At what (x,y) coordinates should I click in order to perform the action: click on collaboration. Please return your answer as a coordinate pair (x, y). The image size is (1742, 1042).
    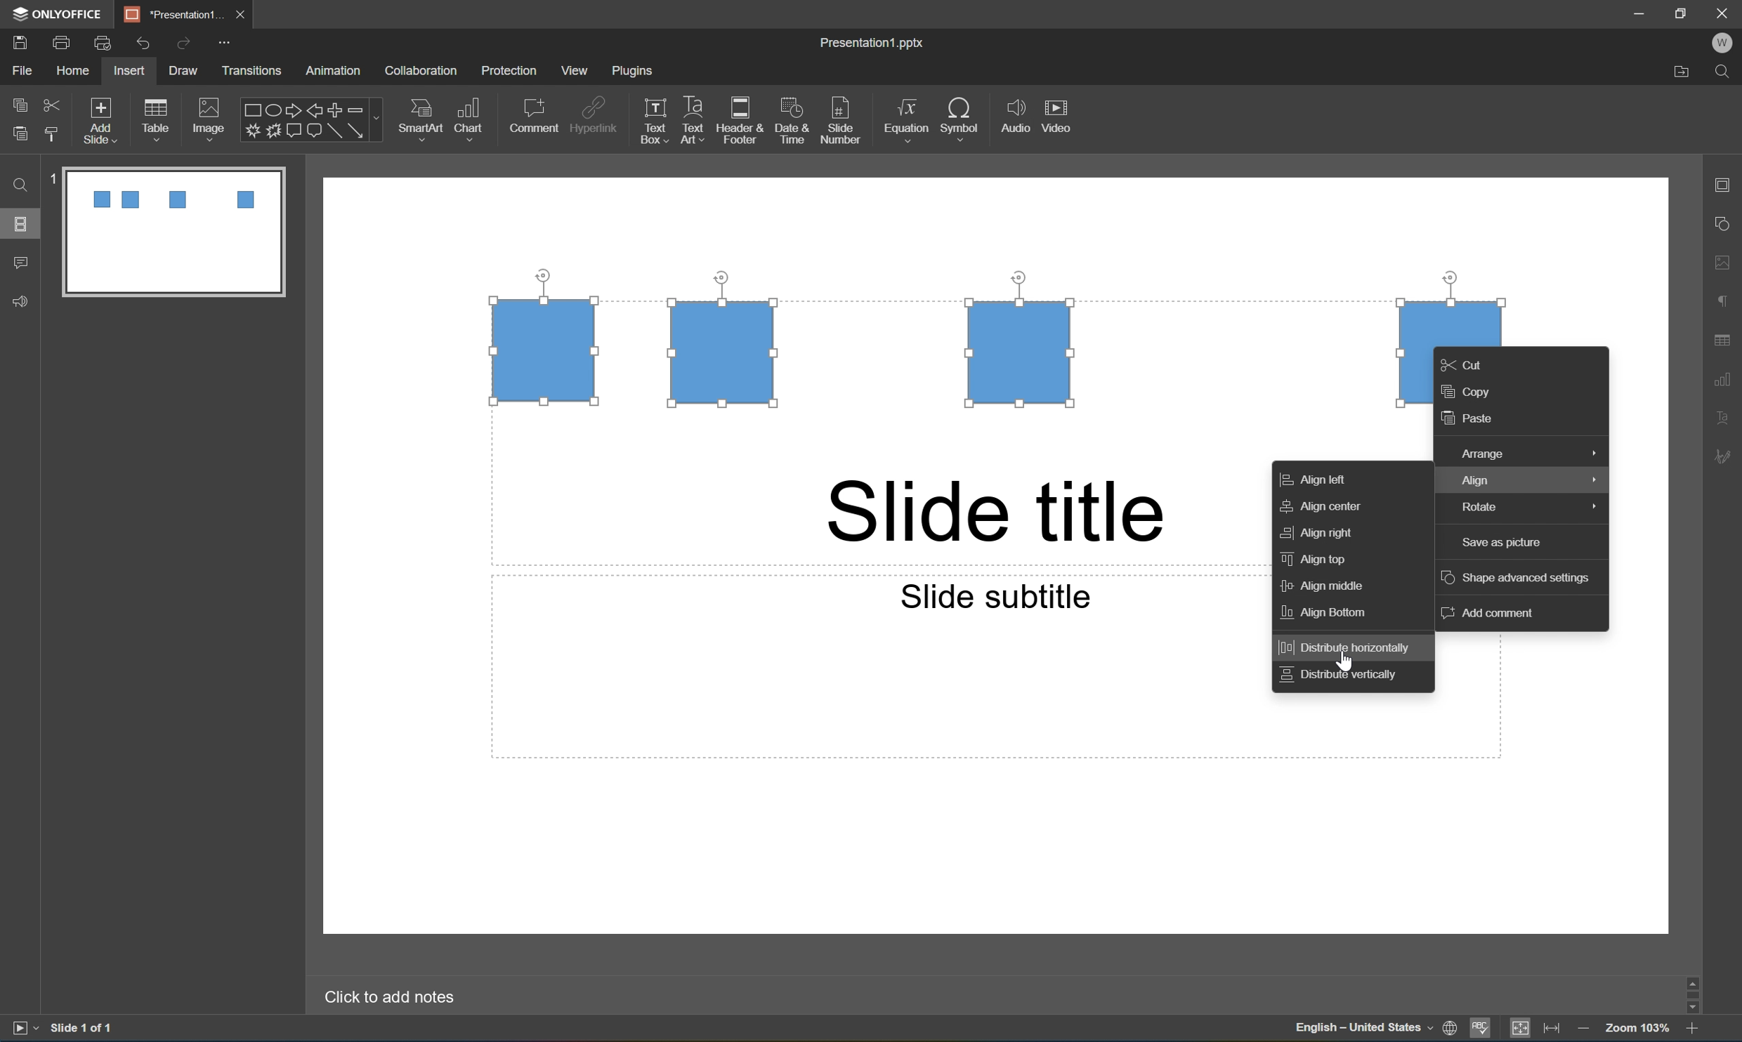
    Looking at the image, I should click on (423, 70).